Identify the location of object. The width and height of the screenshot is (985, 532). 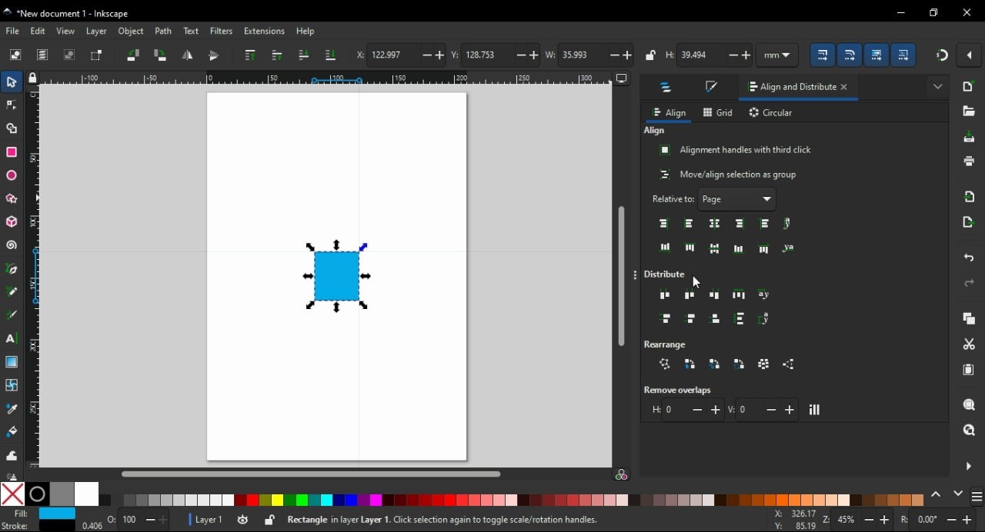
(130, 31).